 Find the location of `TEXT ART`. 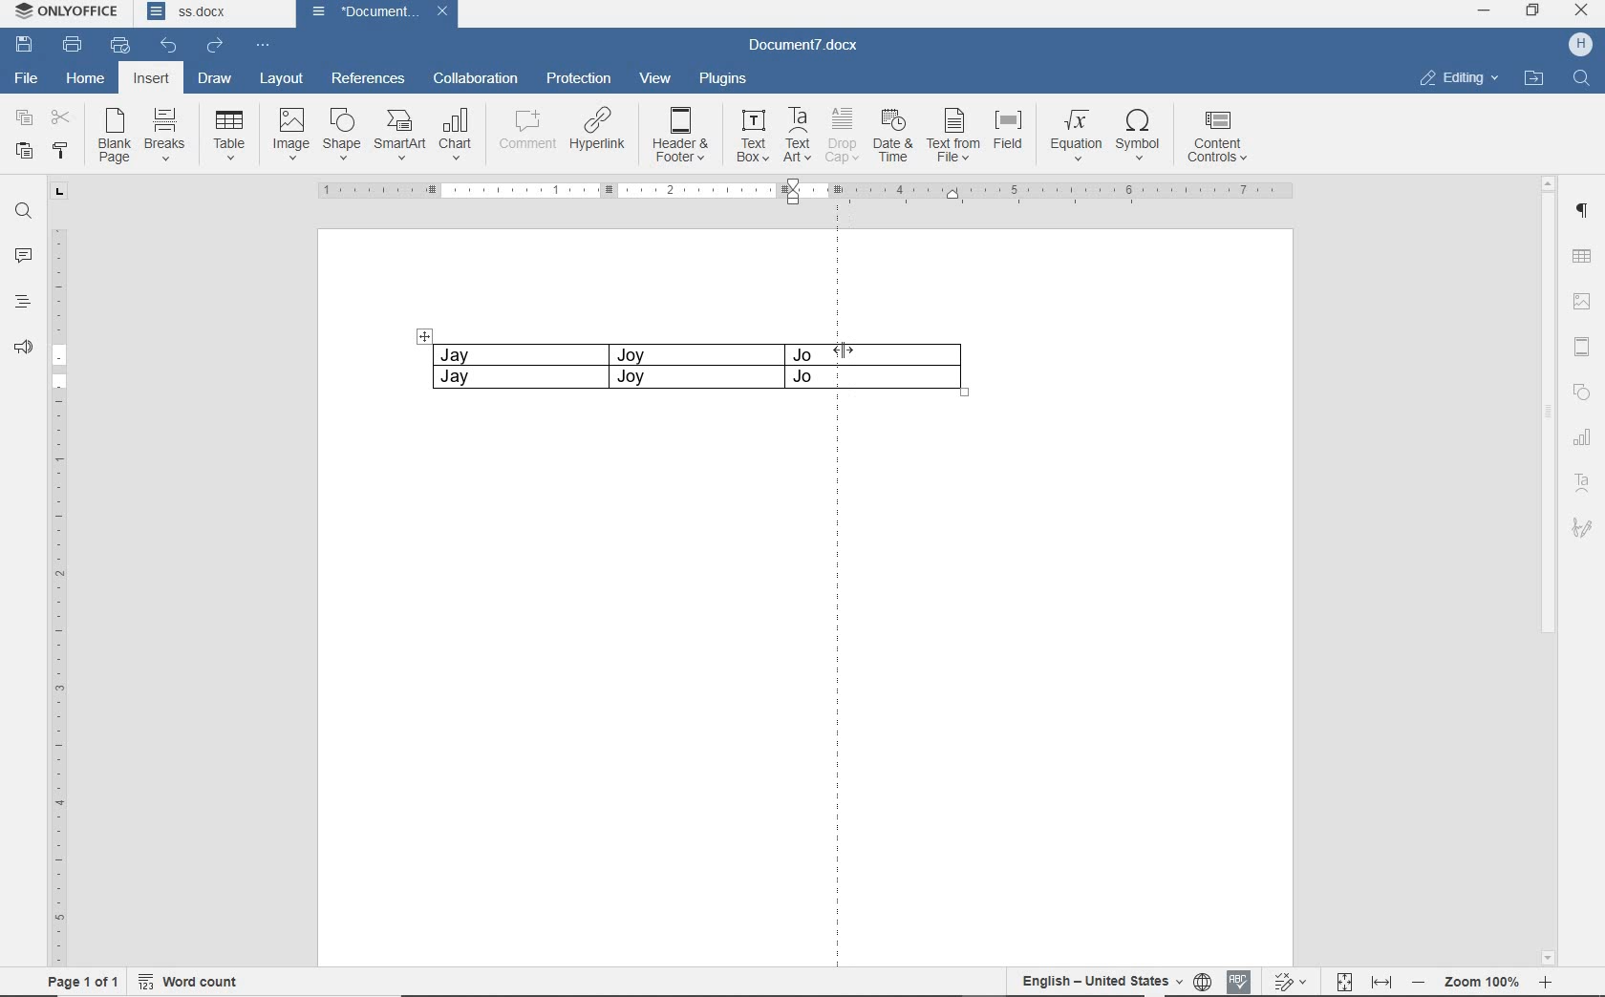

TEXT ART is located at coordinates (797, 135).